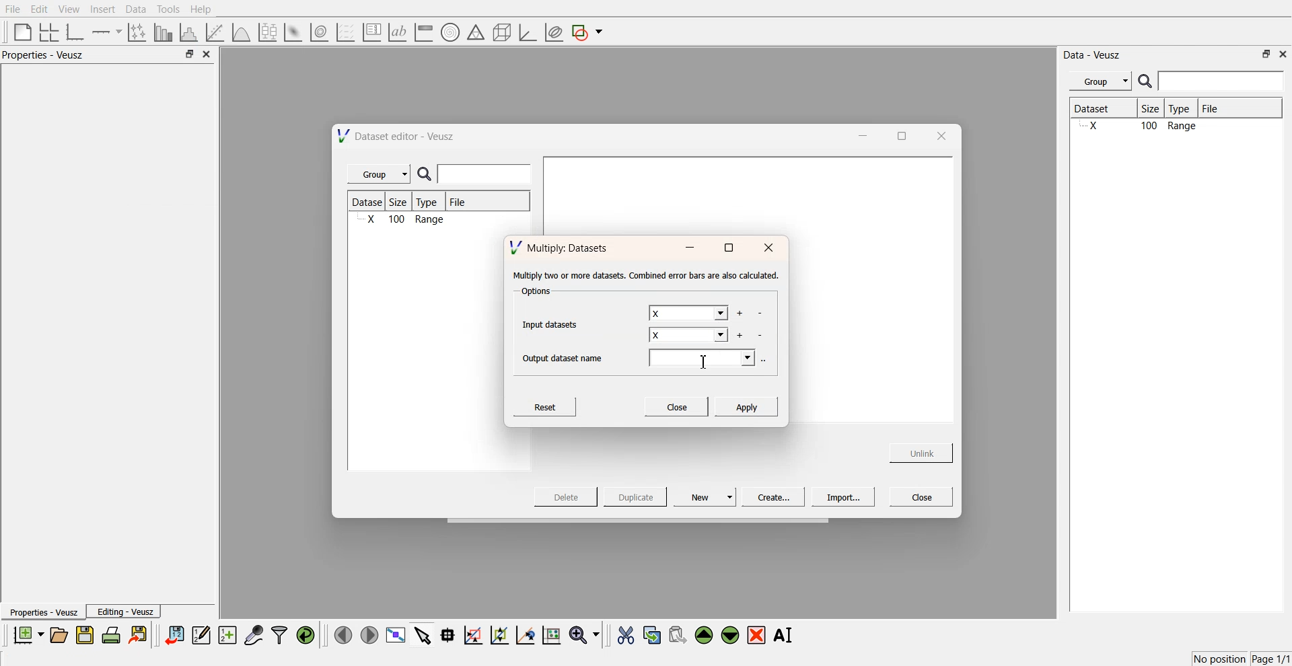 The width and height of the screenshot is (1292, 666). What do you see at coordinates (707, 496) in the screenshot?
I see `New` at bounding box center [707, 496].